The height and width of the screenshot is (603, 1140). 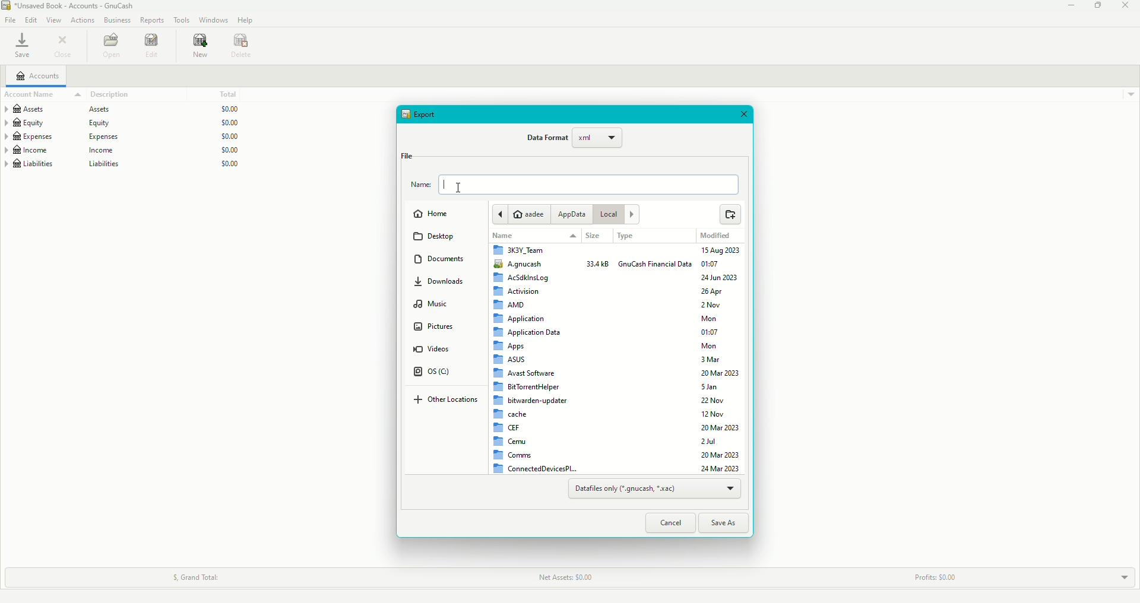 I want to click on Modified, so click(x=717, y=236).